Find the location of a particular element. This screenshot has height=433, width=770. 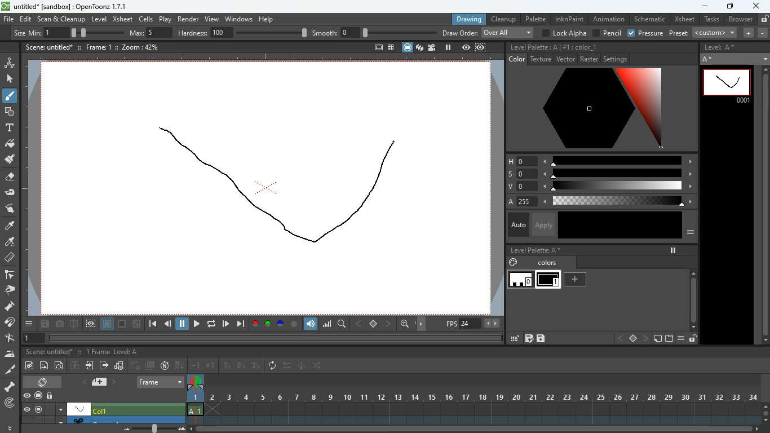

xsheet is located at coordinates (684, 19).